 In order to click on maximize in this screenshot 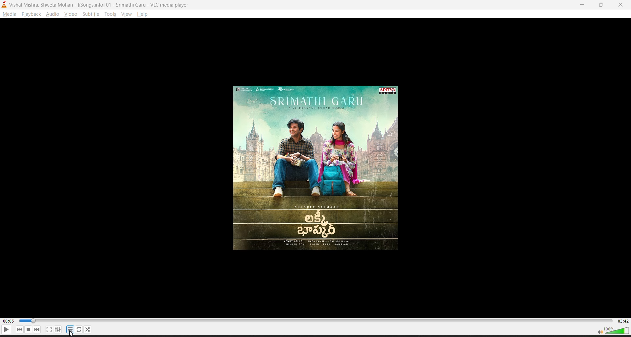, I will do `click(602, 5)`.